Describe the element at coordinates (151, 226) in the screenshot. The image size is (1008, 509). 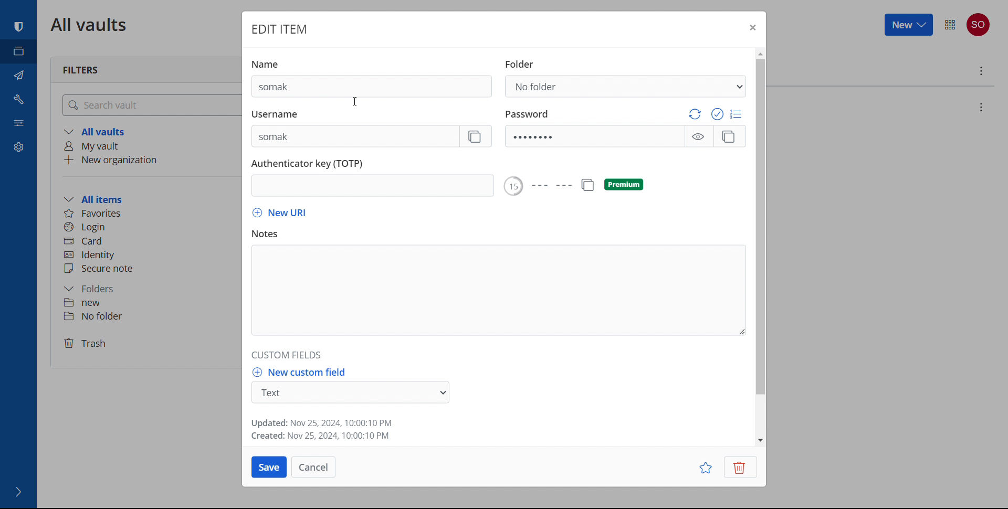
I see `login` at that location.